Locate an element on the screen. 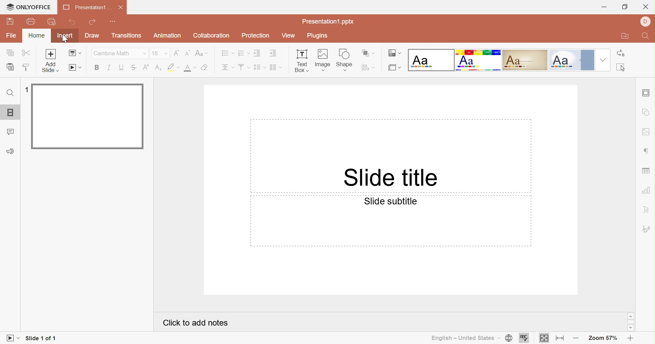  Find is located at coordinates (12, 94).